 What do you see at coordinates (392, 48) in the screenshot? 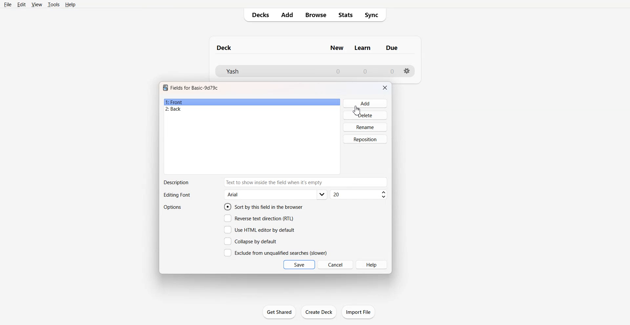
I see `Column name` at bounding box center [392, 48].